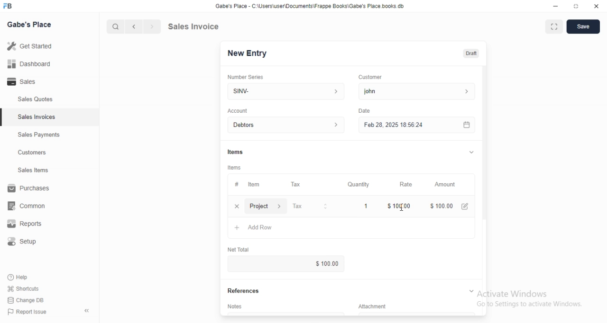 The height and width of the screenshot is (323, 607). What do you see at coordinates (267, 207) in the screenshot?
I see `Project` at bounding box center [267, 207].